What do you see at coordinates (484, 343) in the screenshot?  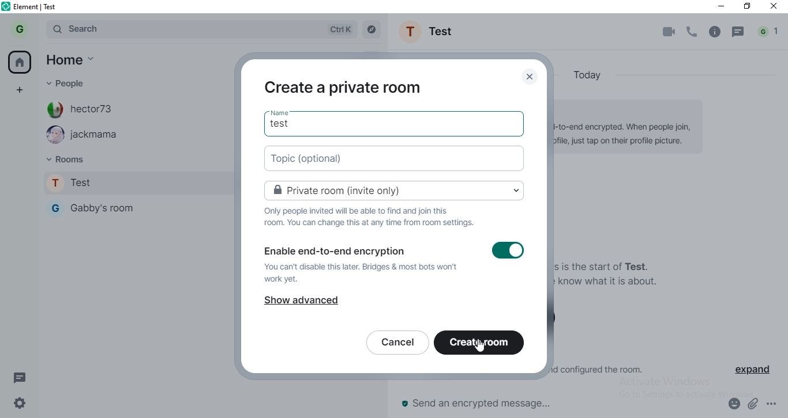 I see `create room` at bounding box center [484, 343].